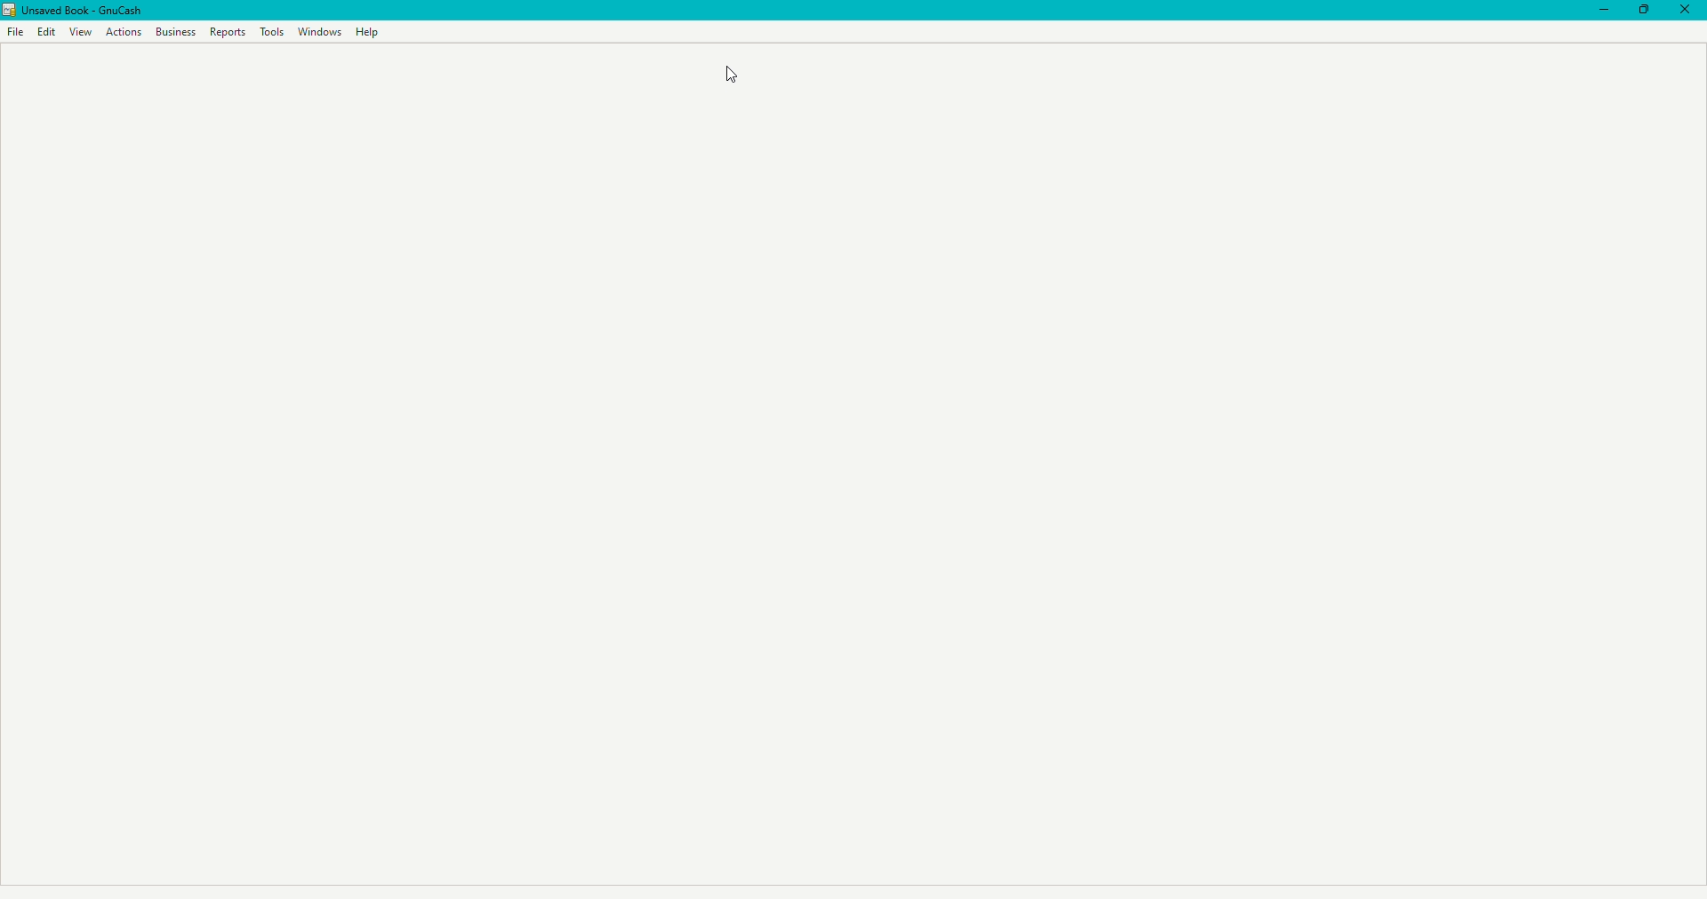 This screenshot has height=899, width=1707. I want to click on Edit, so click(45, 31).